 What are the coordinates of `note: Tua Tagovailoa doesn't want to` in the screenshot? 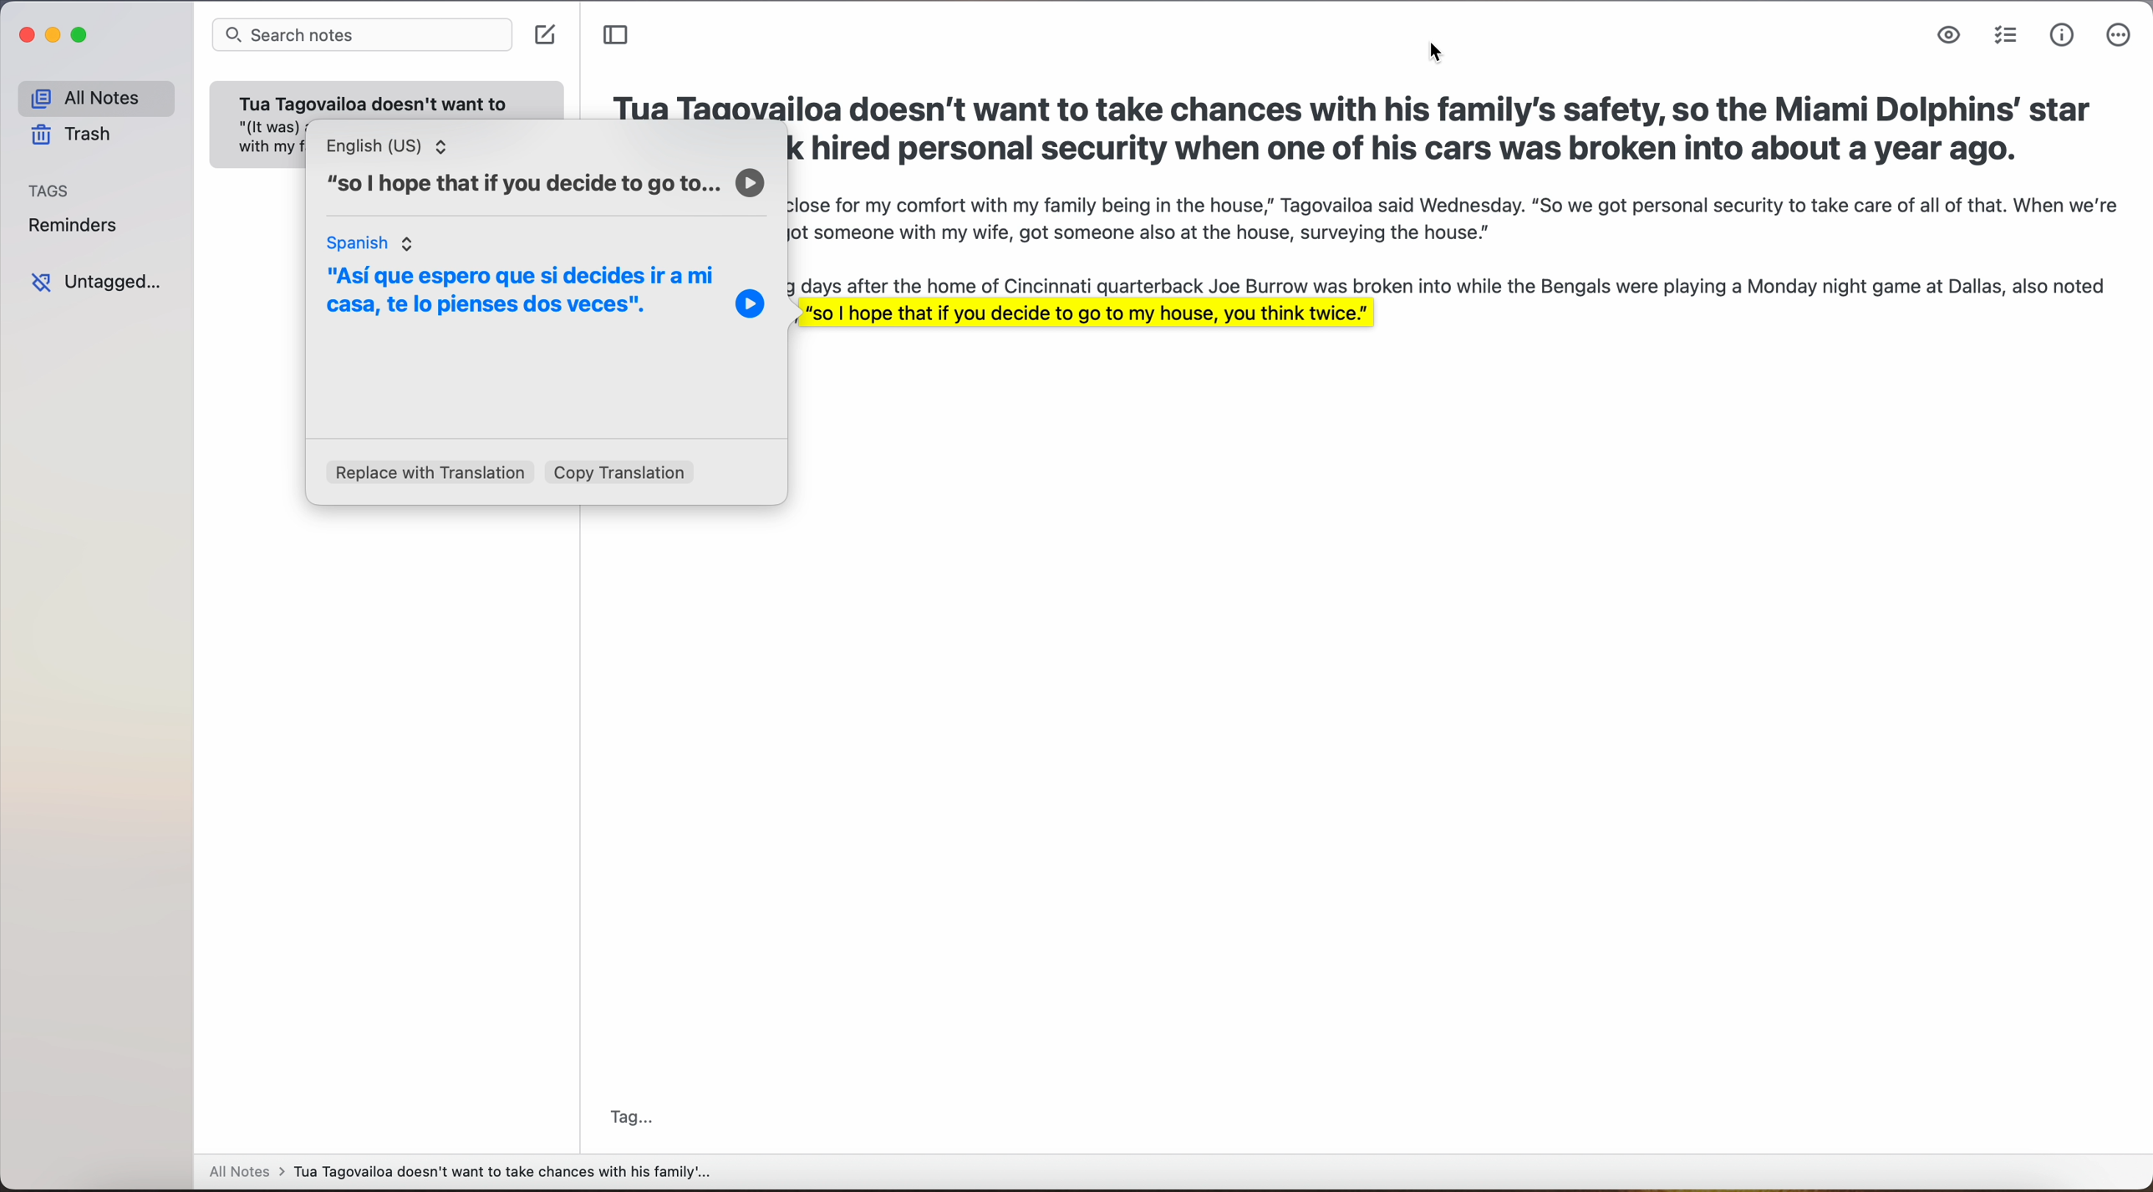 It's located at (389, 97).